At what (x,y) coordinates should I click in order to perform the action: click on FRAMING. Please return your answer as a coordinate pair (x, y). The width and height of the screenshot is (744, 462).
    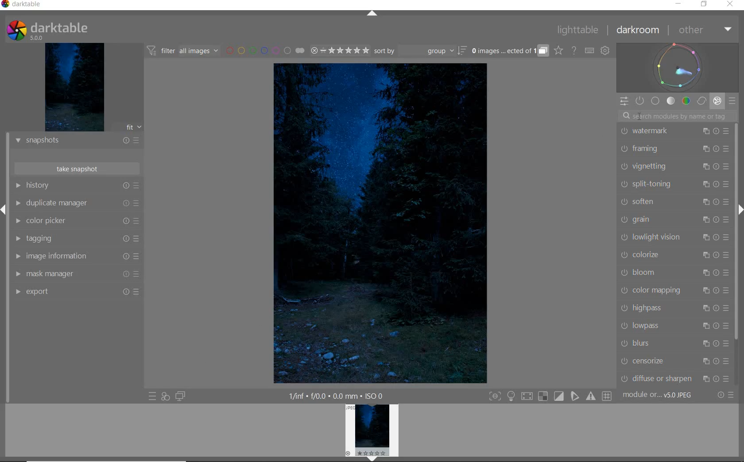
    Looking at the image, I should click on (674, 150).